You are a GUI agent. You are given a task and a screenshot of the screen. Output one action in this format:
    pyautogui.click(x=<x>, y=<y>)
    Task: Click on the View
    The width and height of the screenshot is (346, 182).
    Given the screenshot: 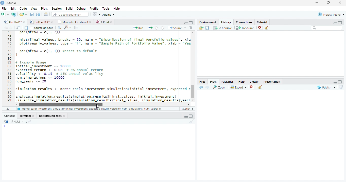 What is the action you would take?
    pyautogui.click(x=33, y=8)
    